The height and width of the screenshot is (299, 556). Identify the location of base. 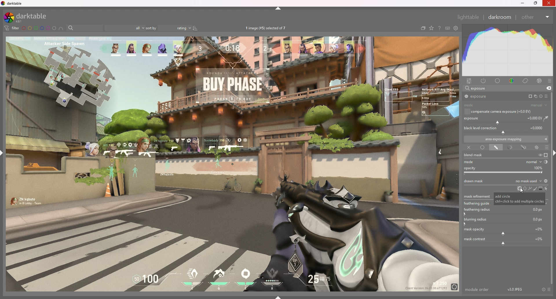
(498, 81).